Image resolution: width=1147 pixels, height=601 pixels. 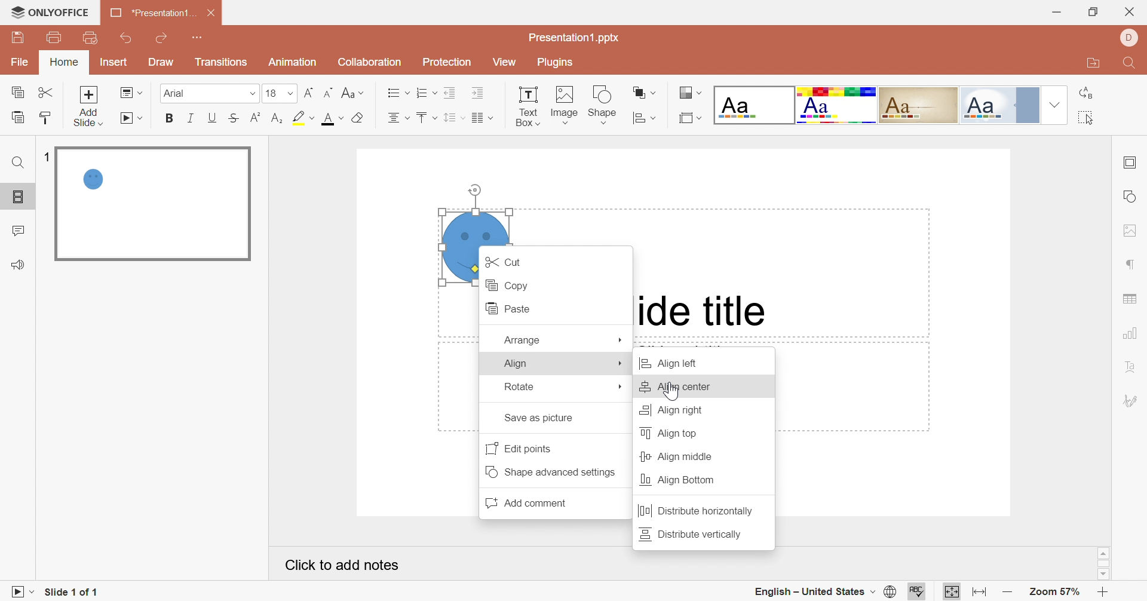 I want to click on Find, so click(x=1128, y=65).